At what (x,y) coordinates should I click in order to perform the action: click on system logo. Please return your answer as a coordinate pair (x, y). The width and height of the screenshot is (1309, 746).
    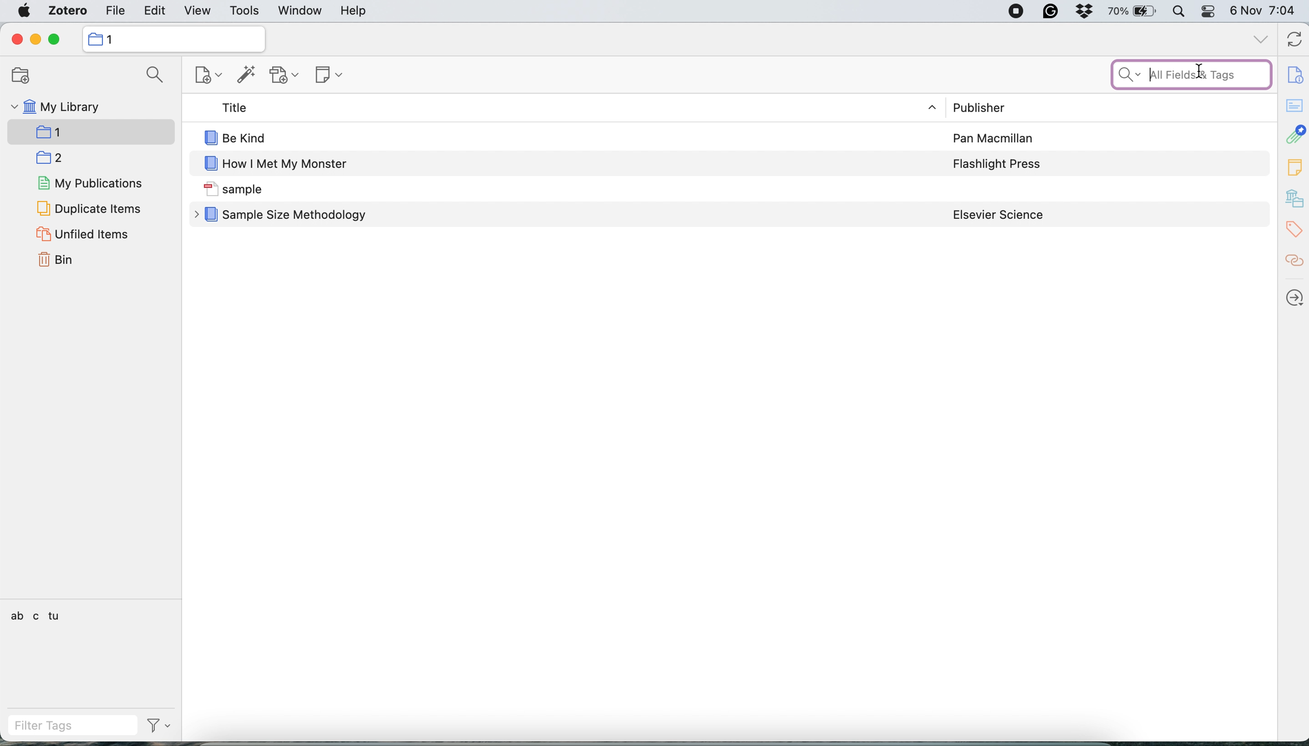
    Looking at the image, I should click on (22, 12).